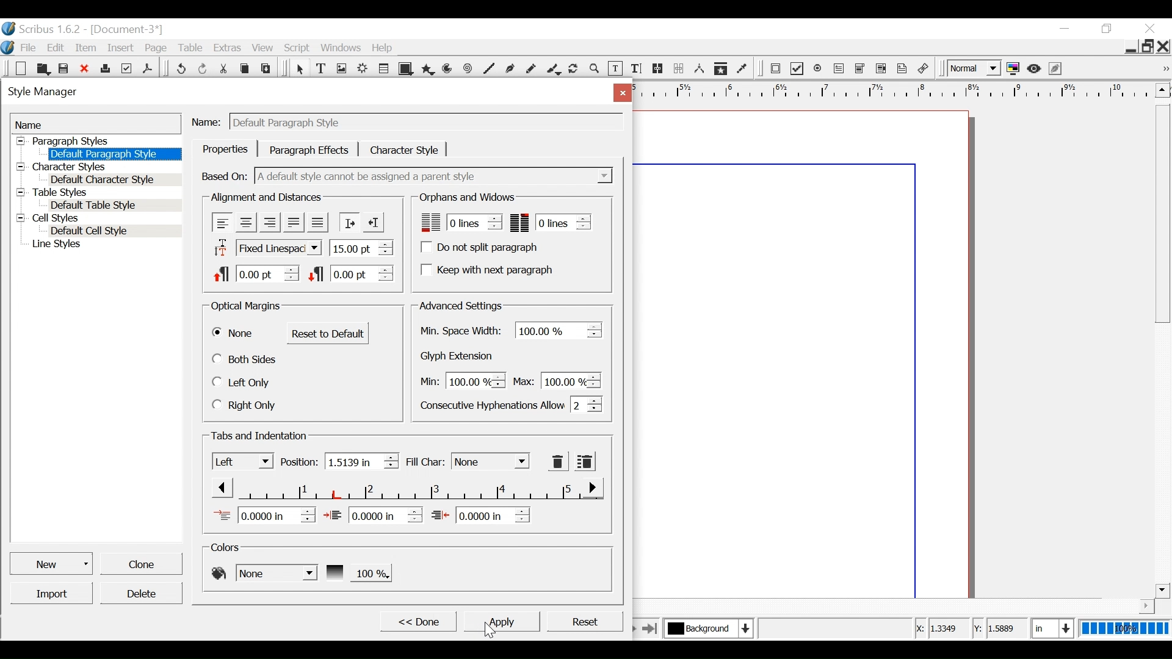 This screenshot has width=1172, height=659. Describe the element at coordinates (52, 563) in the screenshot. I see `New` at that location.